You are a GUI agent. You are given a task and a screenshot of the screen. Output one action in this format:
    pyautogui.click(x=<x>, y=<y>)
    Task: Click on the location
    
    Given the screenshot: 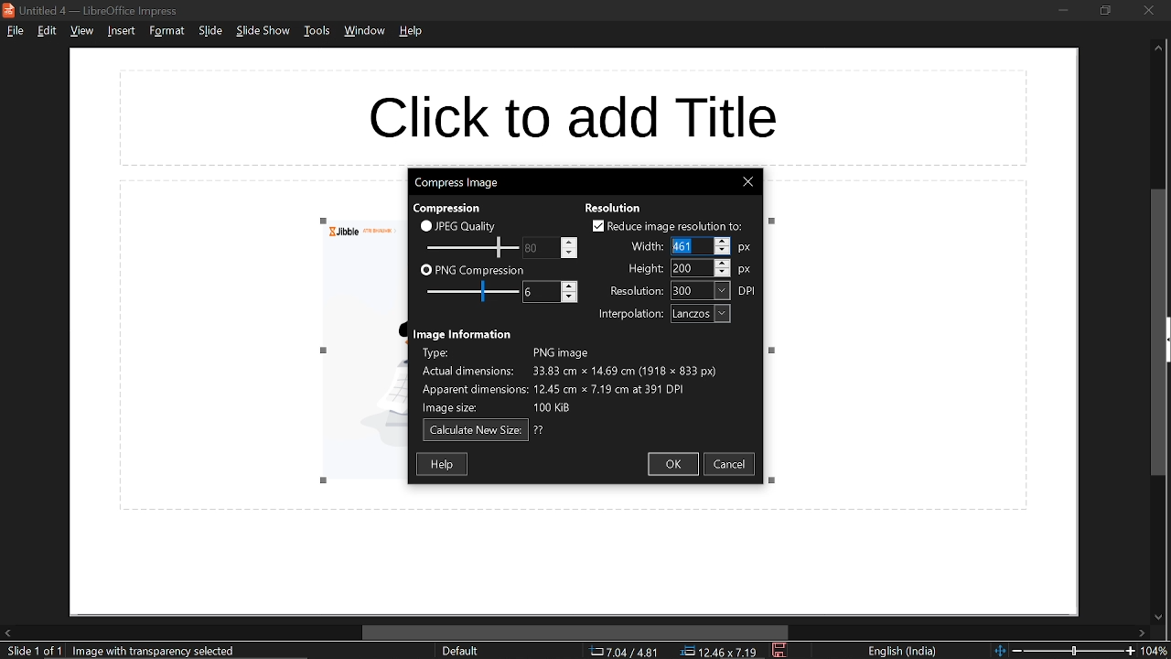 What is the action you would take?
    pyautogui.click(x=722, y=652)
    